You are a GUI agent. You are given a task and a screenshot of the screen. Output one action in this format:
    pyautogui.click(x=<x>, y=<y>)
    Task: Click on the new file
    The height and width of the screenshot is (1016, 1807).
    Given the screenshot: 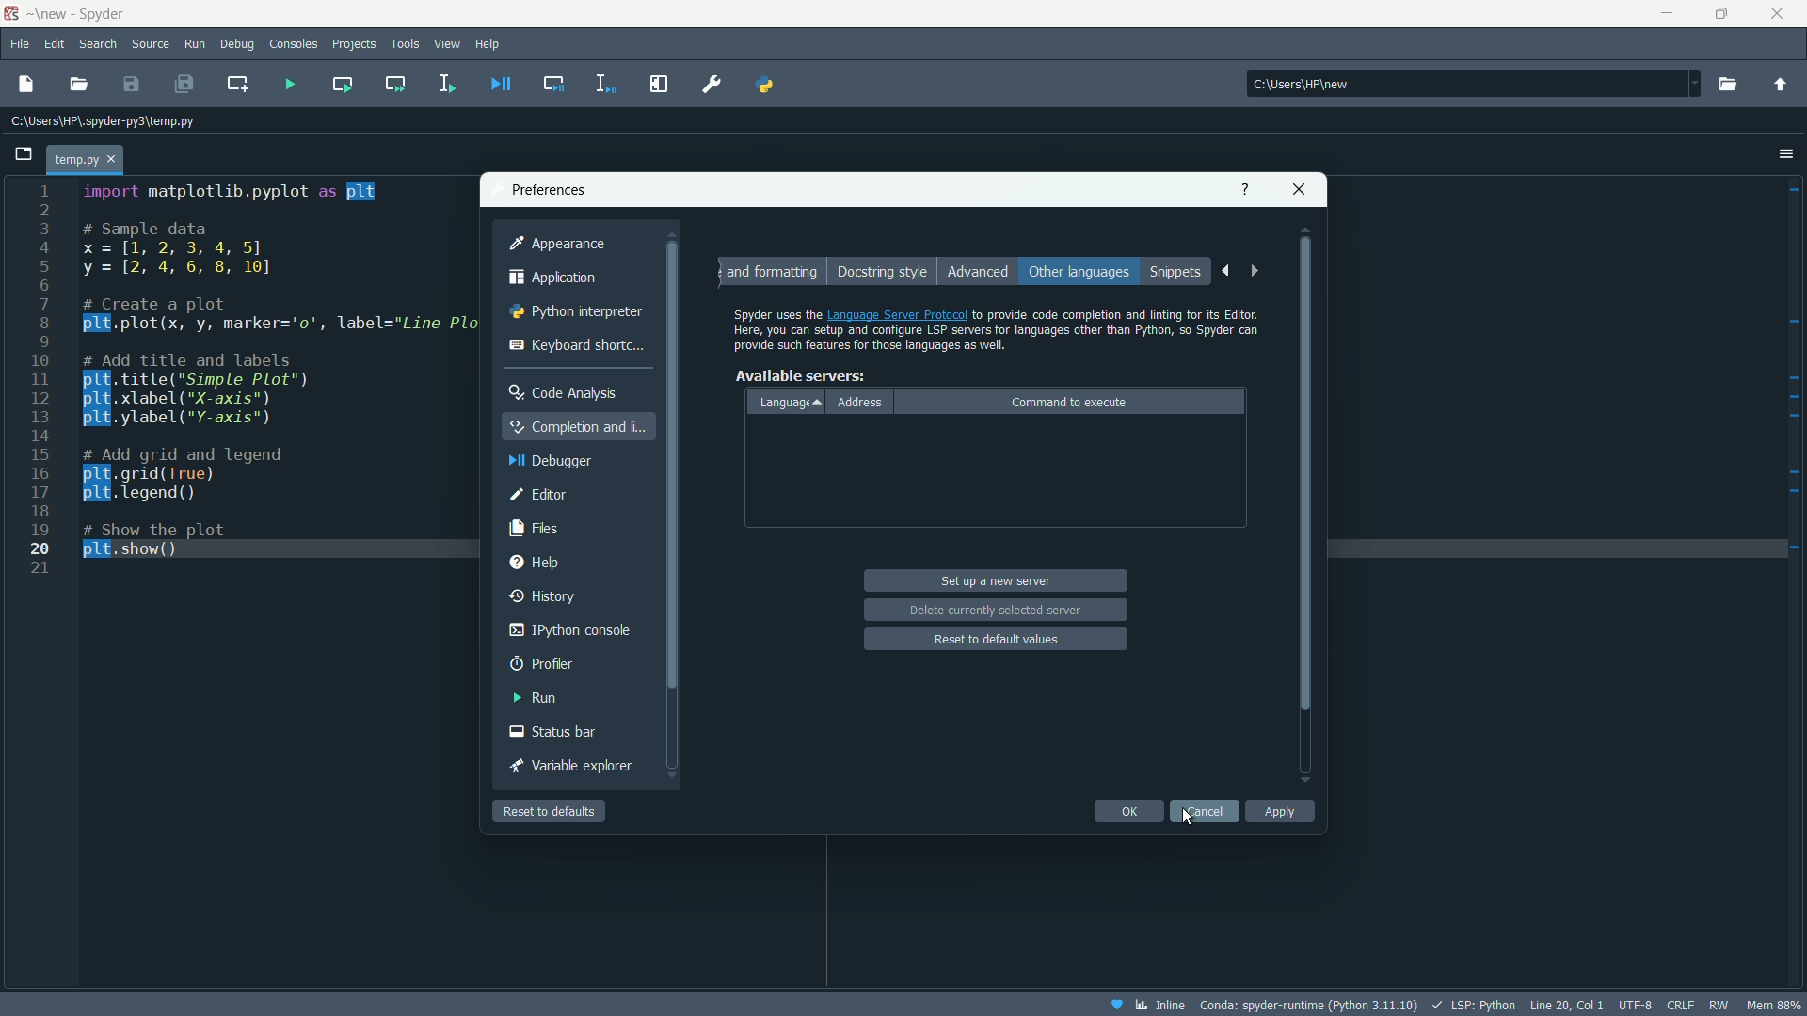 What is the action you would take?
    pyautogui.click(x=25, y=83)
    